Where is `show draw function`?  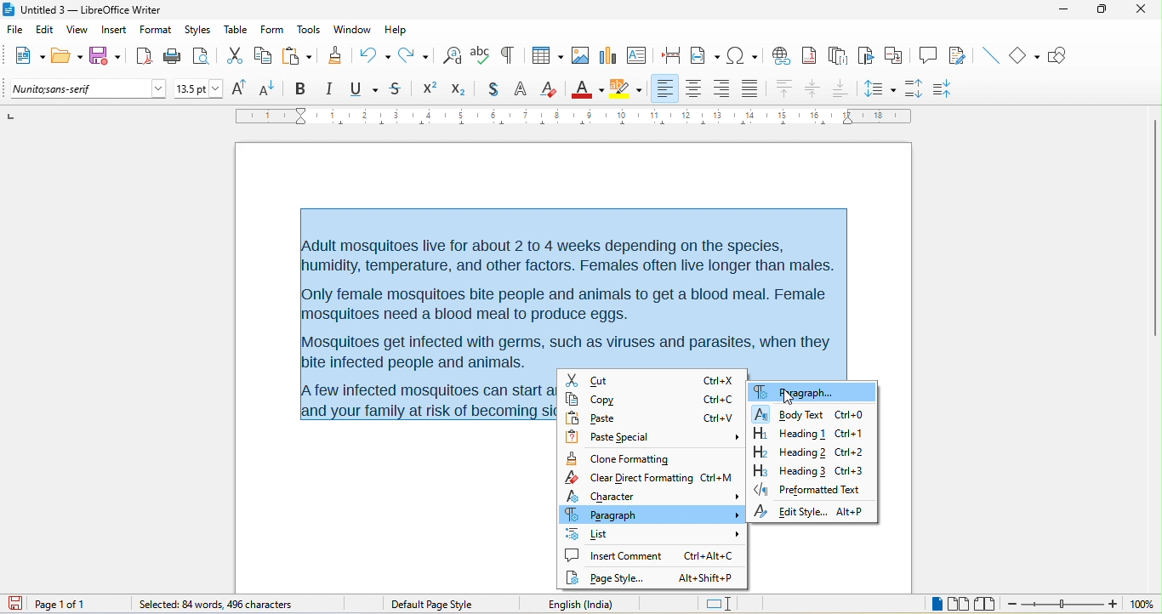
show draw function is located at coordinates (1063, 55).